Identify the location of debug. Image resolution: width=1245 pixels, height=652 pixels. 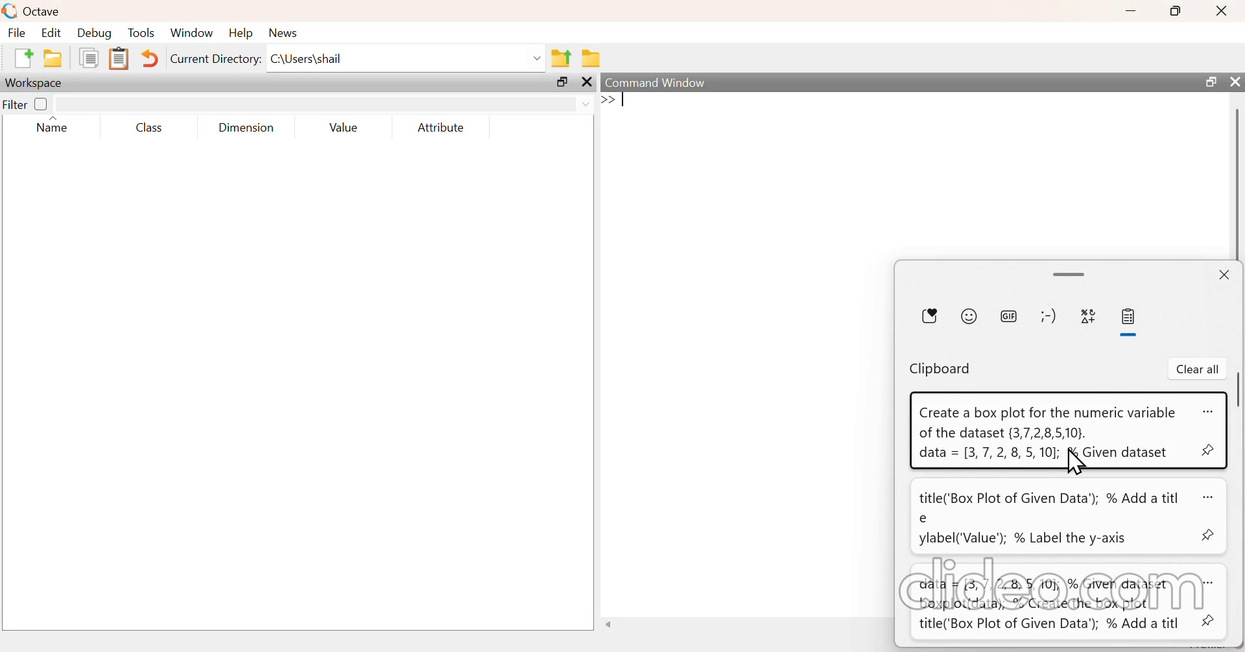
(95, 32).